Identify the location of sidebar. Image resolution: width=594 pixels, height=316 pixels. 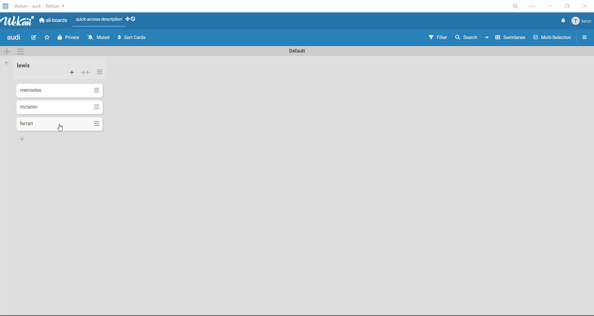
(584, 37).